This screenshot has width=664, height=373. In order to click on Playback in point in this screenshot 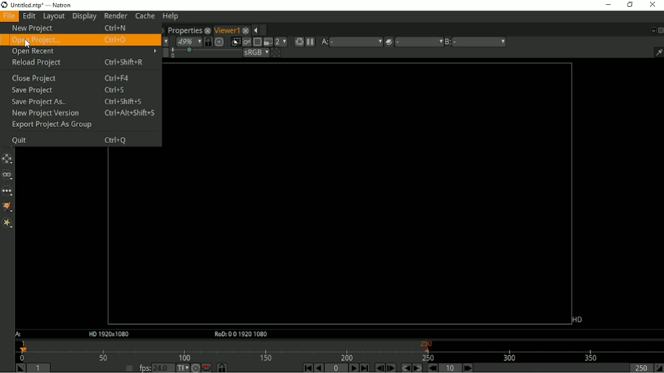, I will do `click(40, 369)`.